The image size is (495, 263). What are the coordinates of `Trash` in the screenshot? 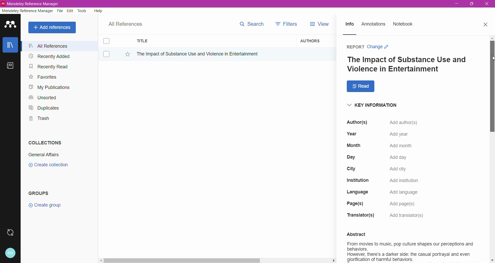 It's located at (38, 119).